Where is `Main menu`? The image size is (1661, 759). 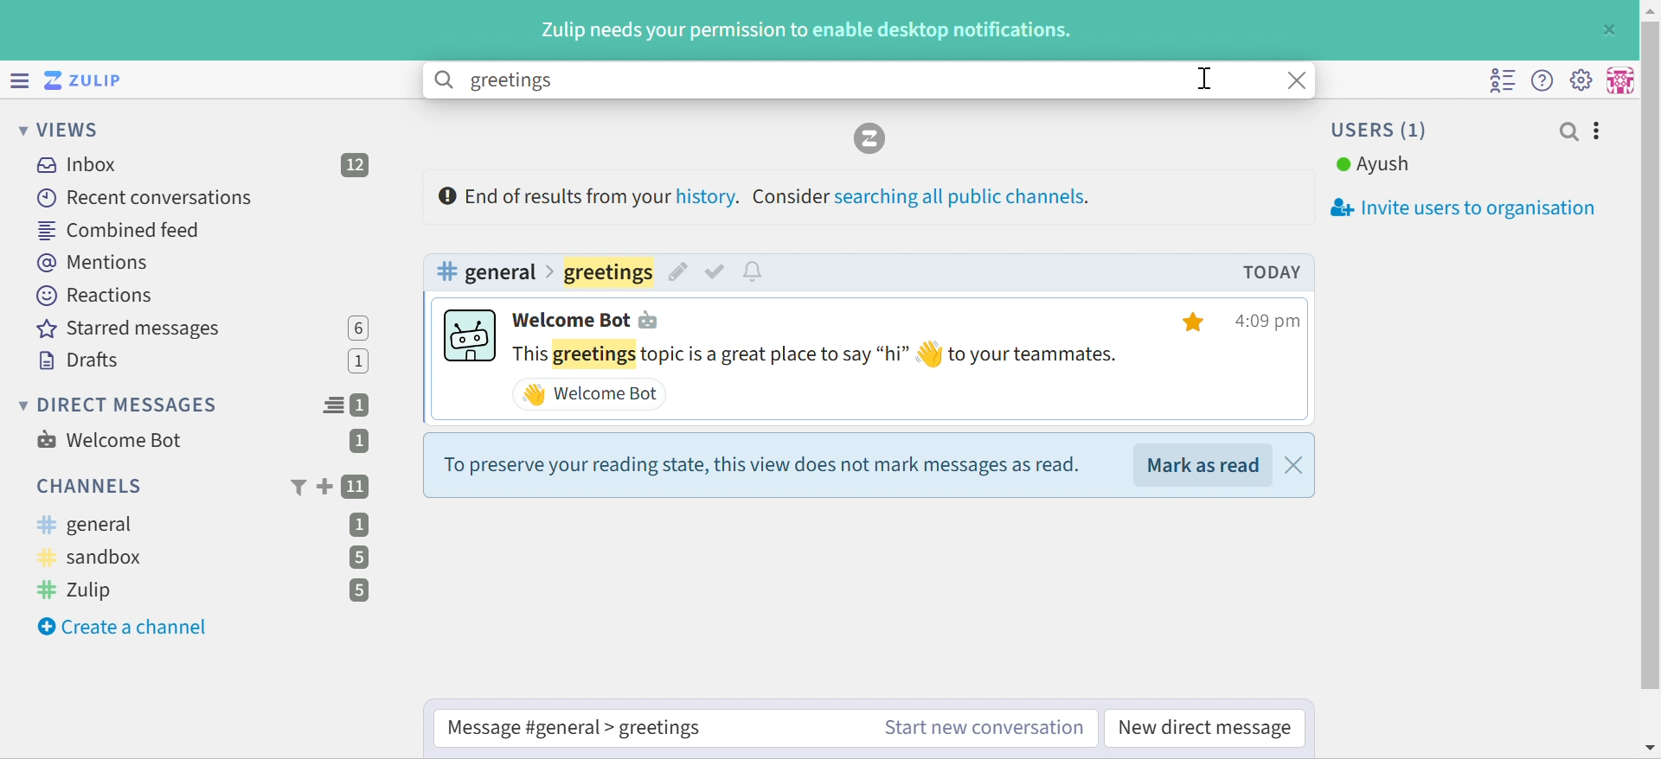
Main menu is located at coordinates (1584, 80).